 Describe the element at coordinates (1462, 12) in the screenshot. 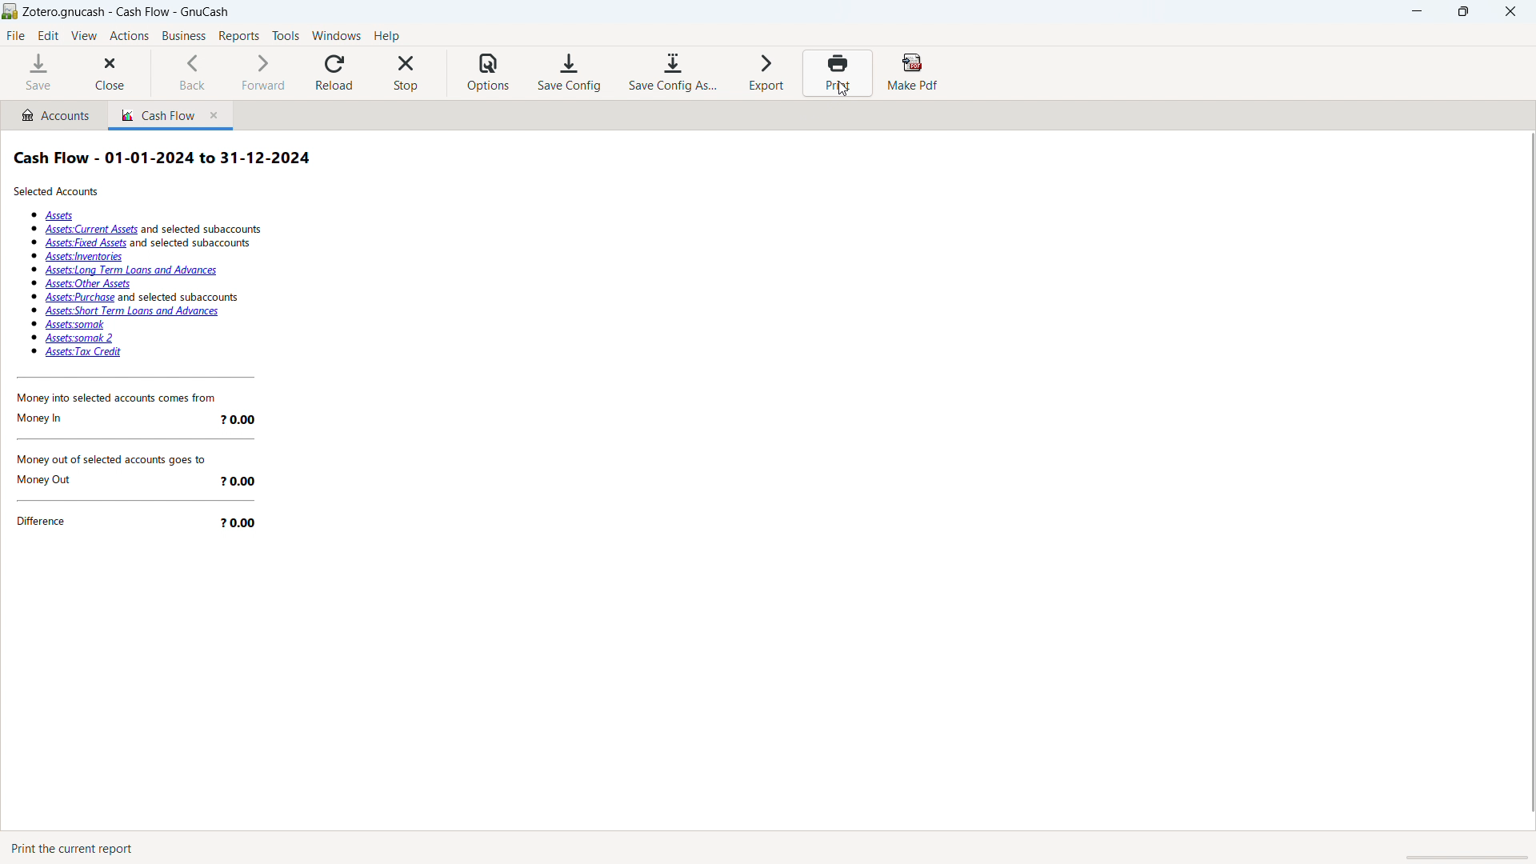

I see `maximize` at that location.